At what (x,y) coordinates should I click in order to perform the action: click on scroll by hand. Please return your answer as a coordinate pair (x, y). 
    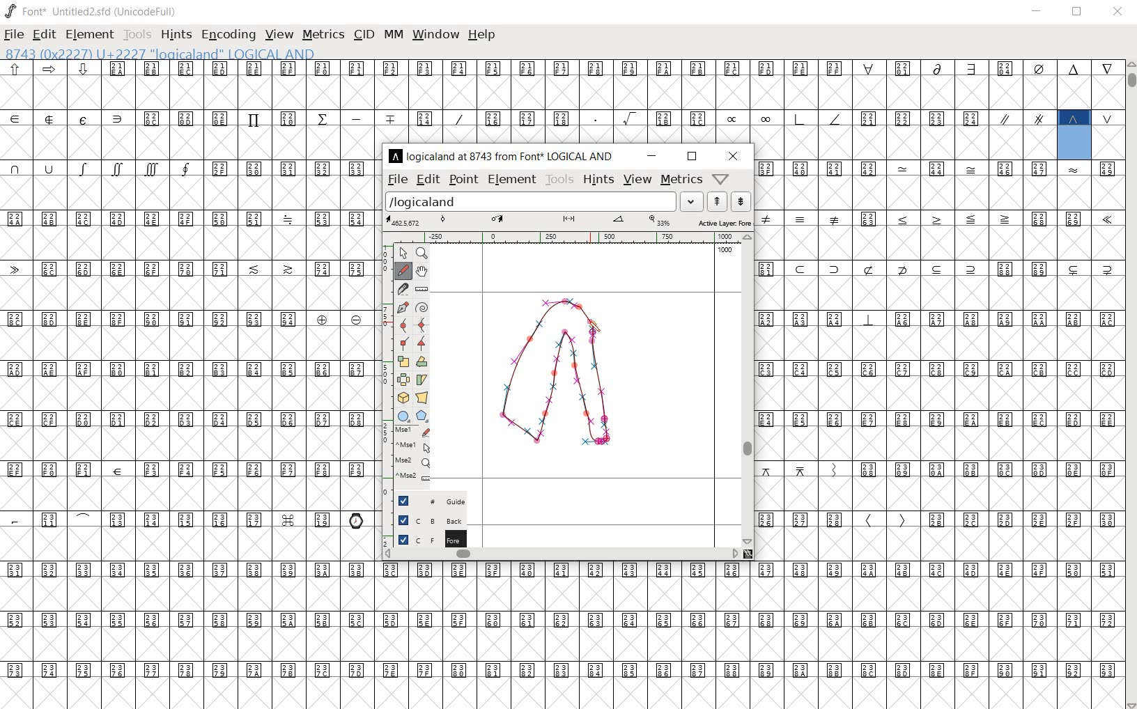
    Looking at the image, I should click on (423, 270).